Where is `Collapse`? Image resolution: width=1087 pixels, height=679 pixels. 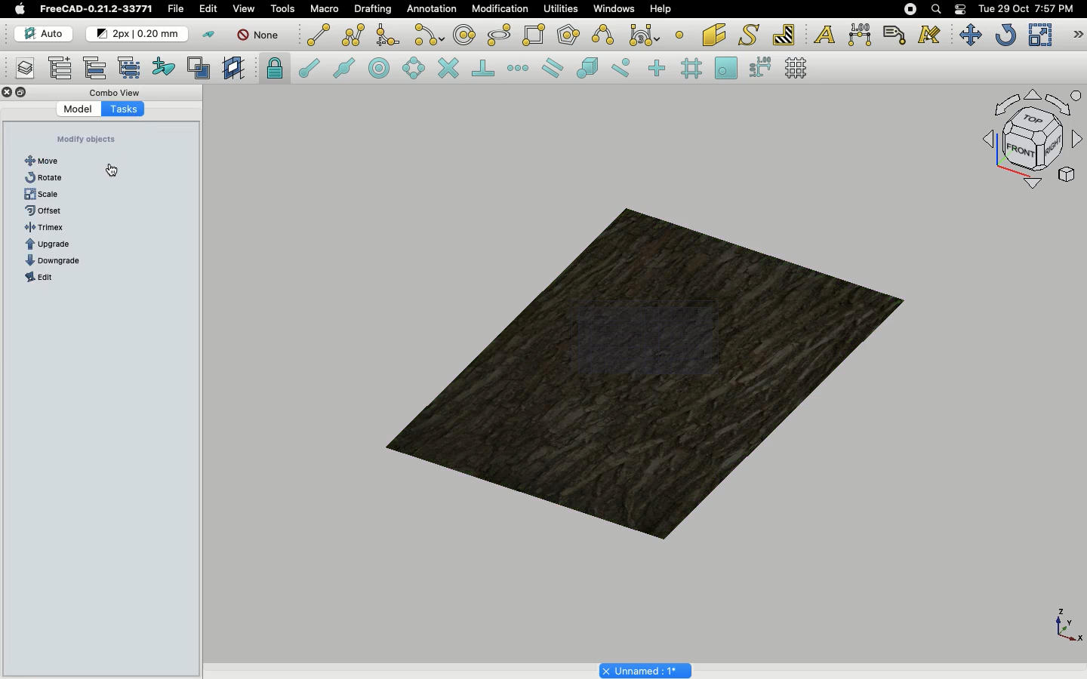 Collapse is located at coordinates (22, 93).